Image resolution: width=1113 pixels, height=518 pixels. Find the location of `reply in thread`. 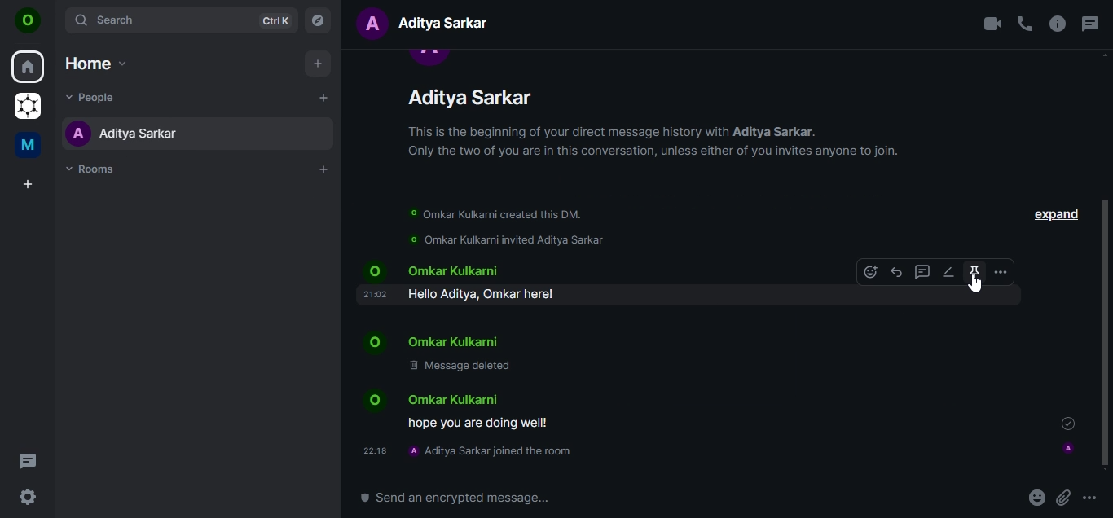

reply in thread is located at coordinates (921, 272).